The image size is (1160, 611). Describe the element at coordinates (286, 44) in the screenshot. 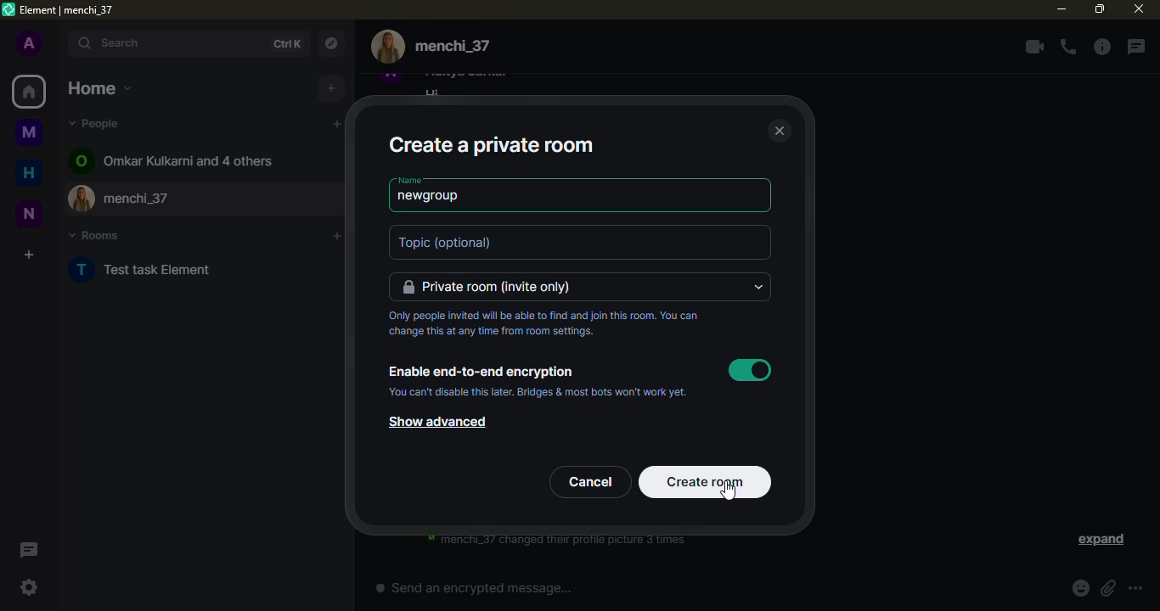

I see `ctrl K` at that location.